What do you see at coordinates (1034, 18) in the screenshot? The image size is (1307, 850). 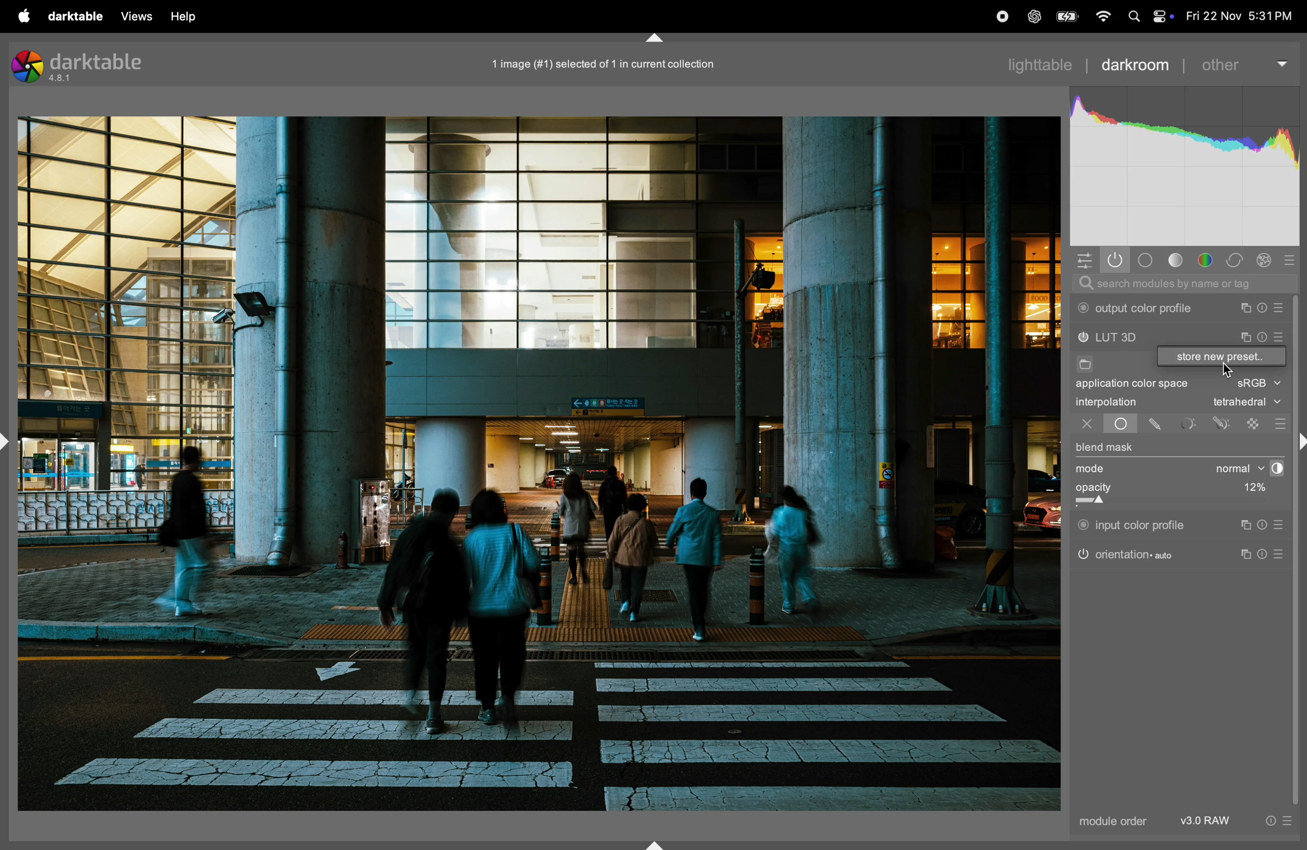 I see `chatgpt` at bounding box center [1034, 18].